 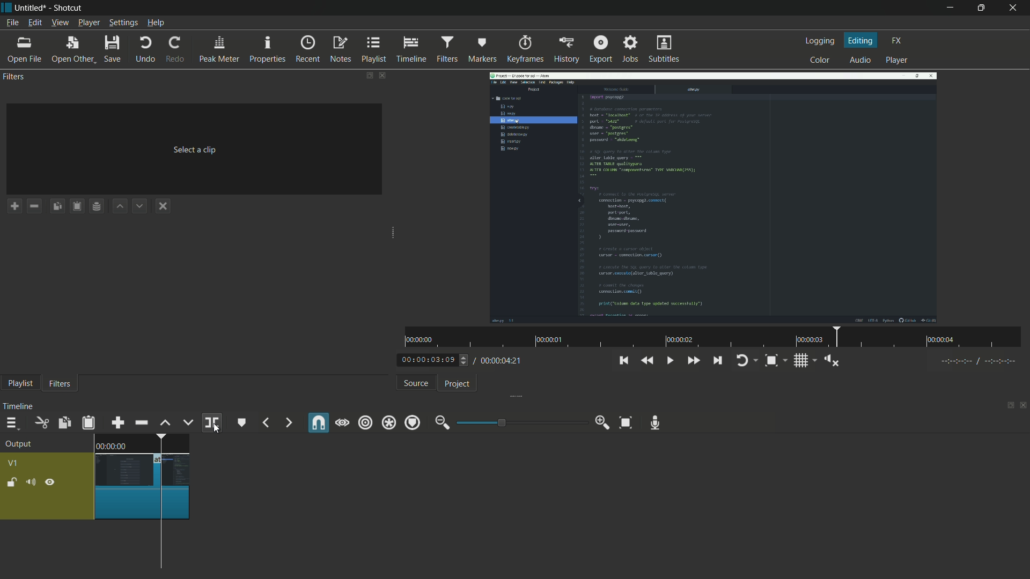 What do you see at coordinates (741, 361) in the screenshot?
I see `toggle player looping` at bounding box center [741, 361].